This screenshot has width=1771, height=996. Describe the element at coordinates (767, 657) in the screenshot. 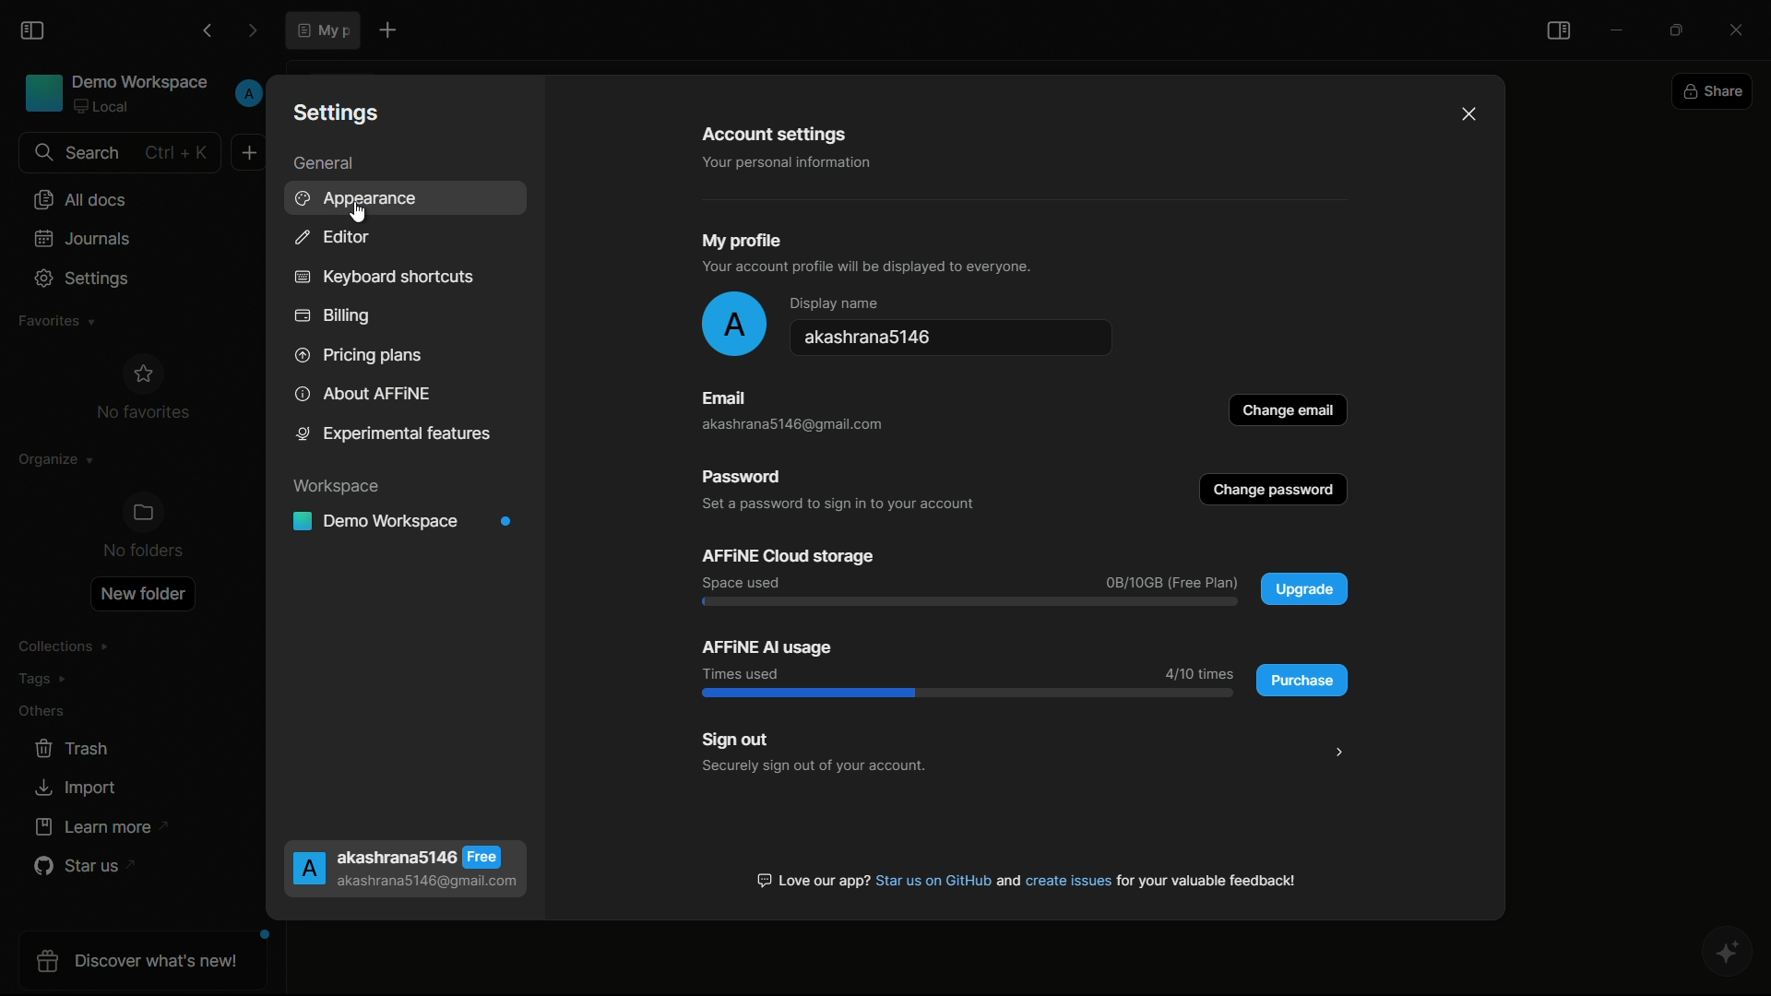

I see `AFFINE Al usage Times used` at that location.